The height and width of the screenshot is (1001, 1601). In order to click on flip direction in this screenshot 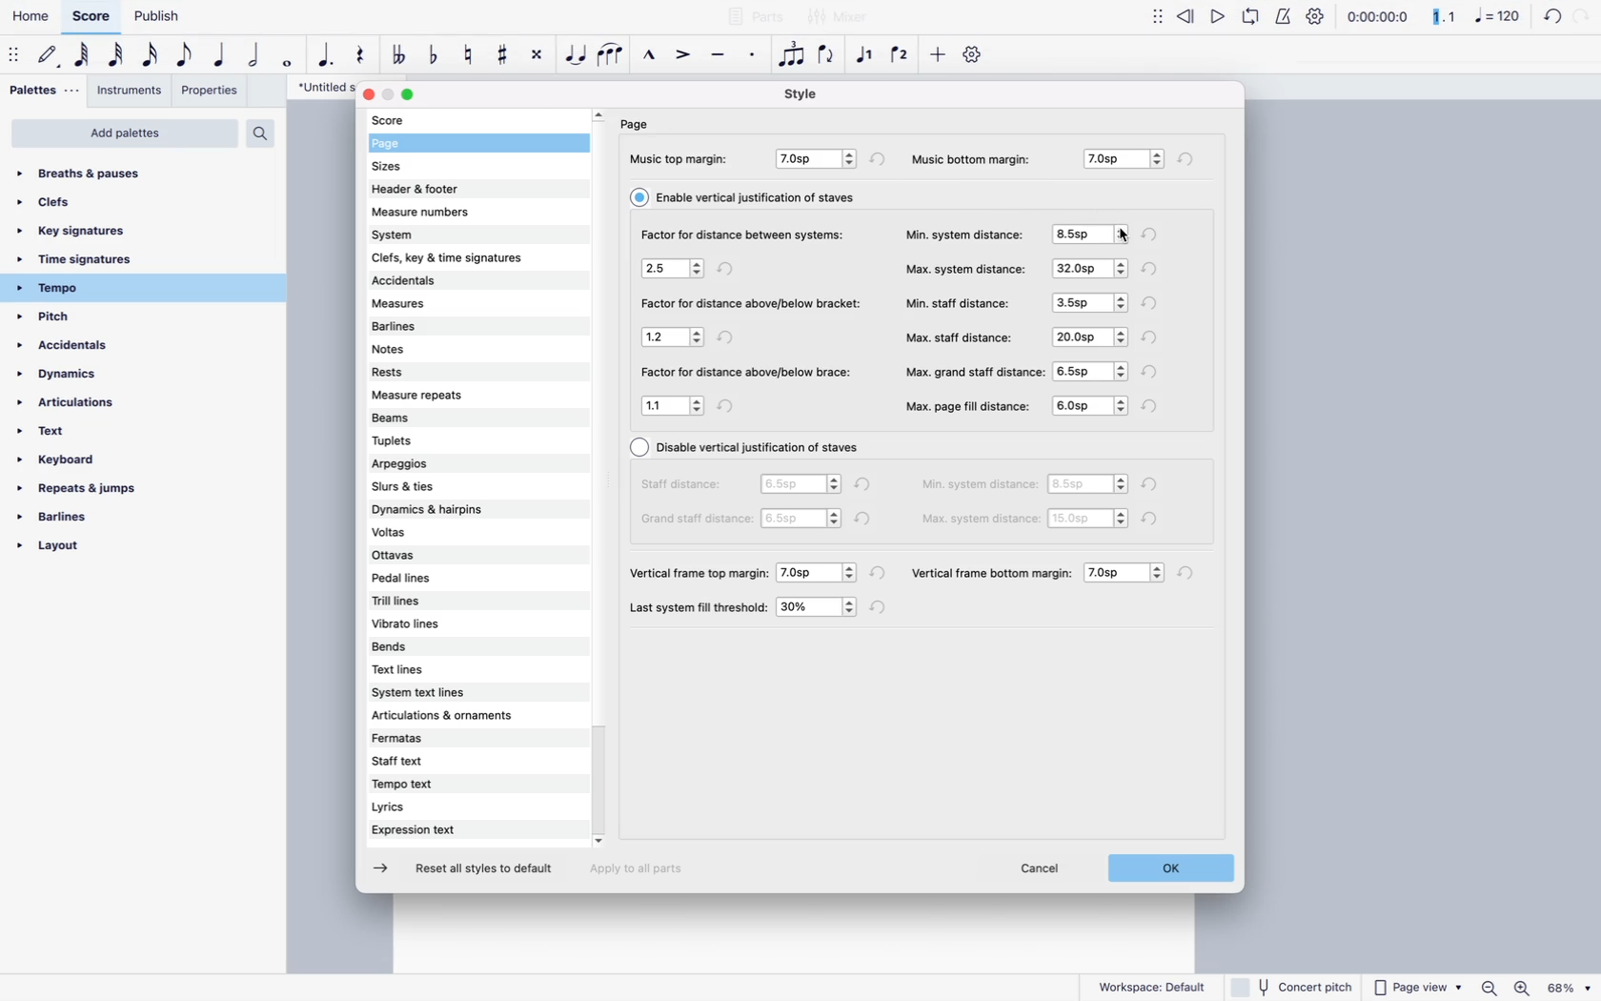, I will do `click(828, 55)`.